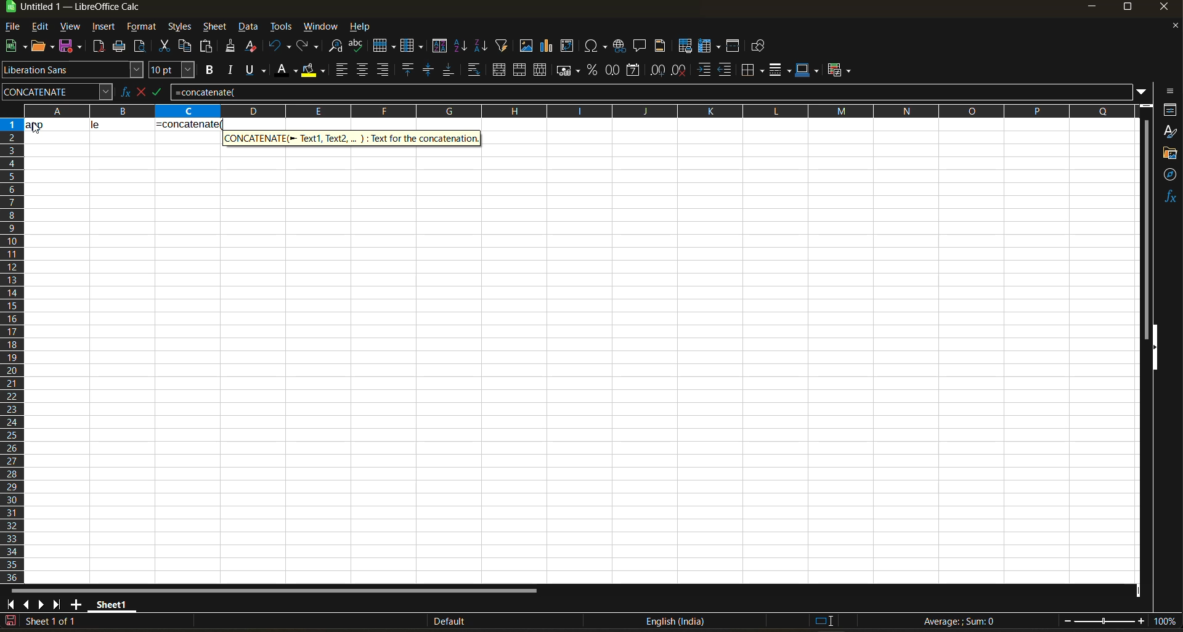 Image resolution: width=1183 pixels, height=632 pixels. What do you see at coordinates (568, 47) in the screenshot?
I see `insert or edit pivot table` at bounding box center [568, 47].